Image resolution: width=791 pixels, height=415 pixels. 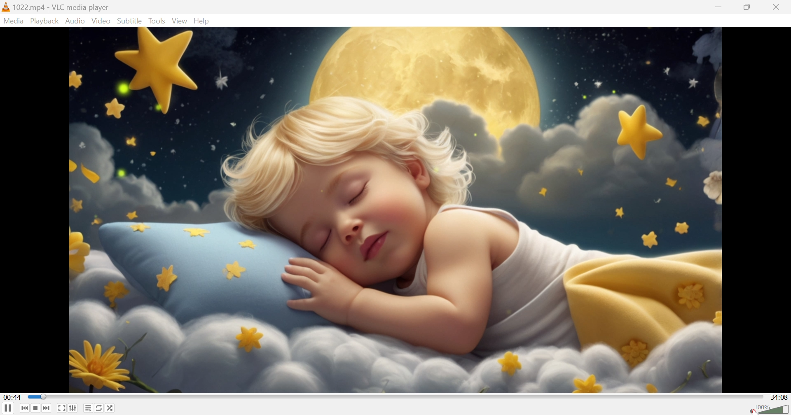 I want to click on Close, so click(x=779, y=7).